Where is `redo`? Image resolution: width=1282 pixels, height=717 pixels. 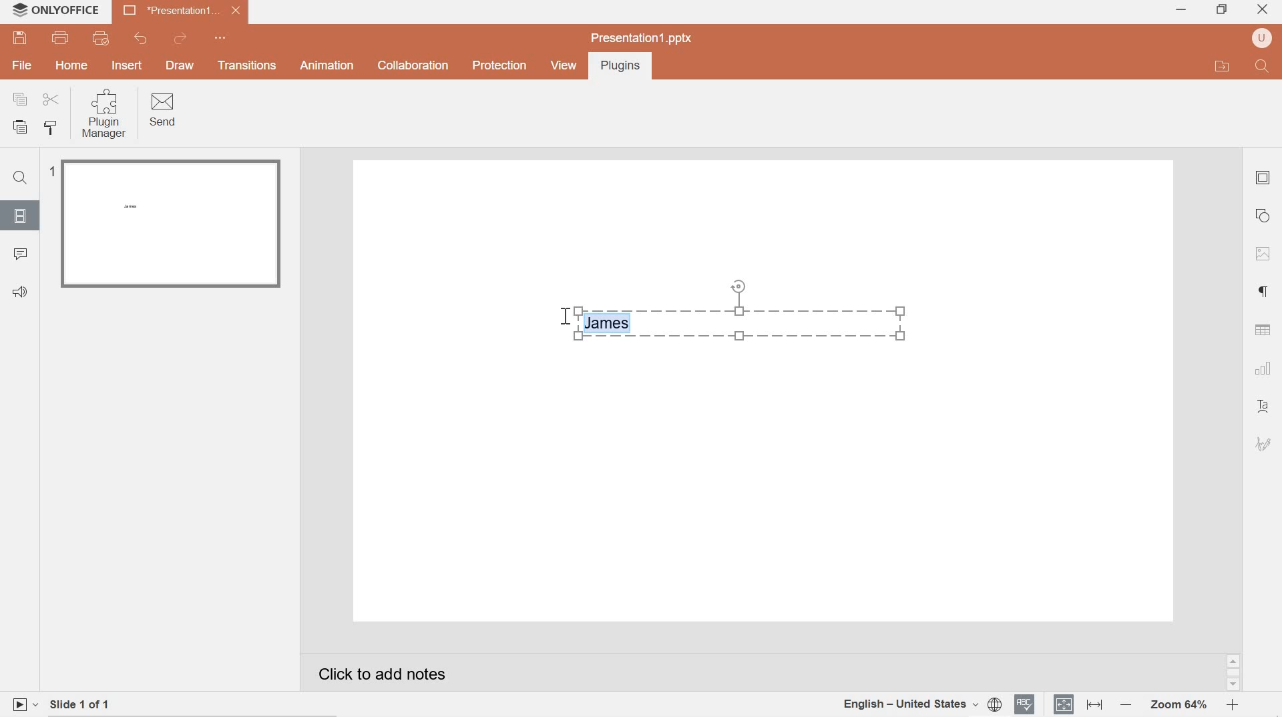
redo is located at coordinates (182, 38).